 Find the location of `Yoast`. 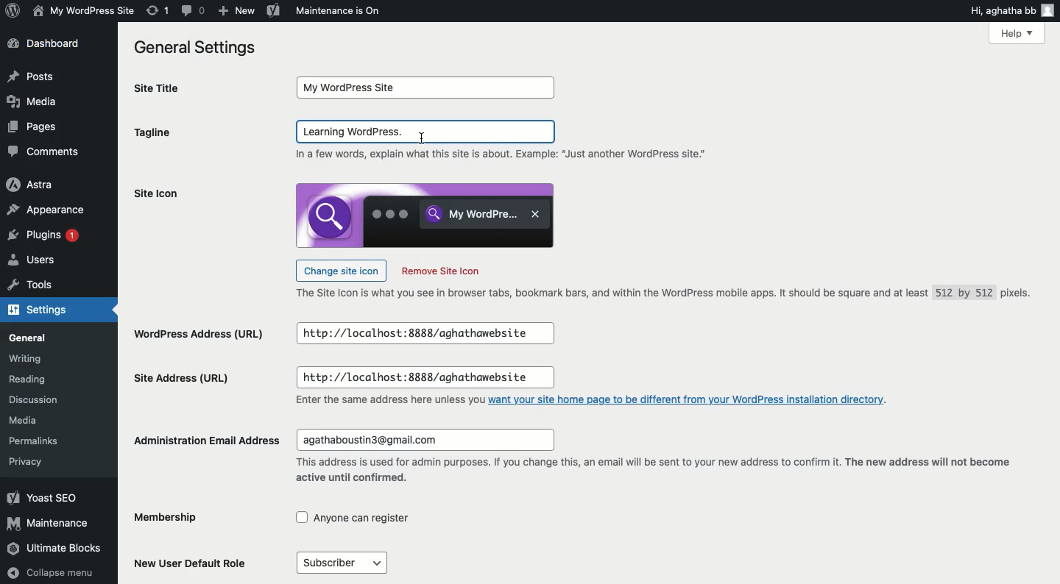

Yoast is located at coordinates (42, 497).